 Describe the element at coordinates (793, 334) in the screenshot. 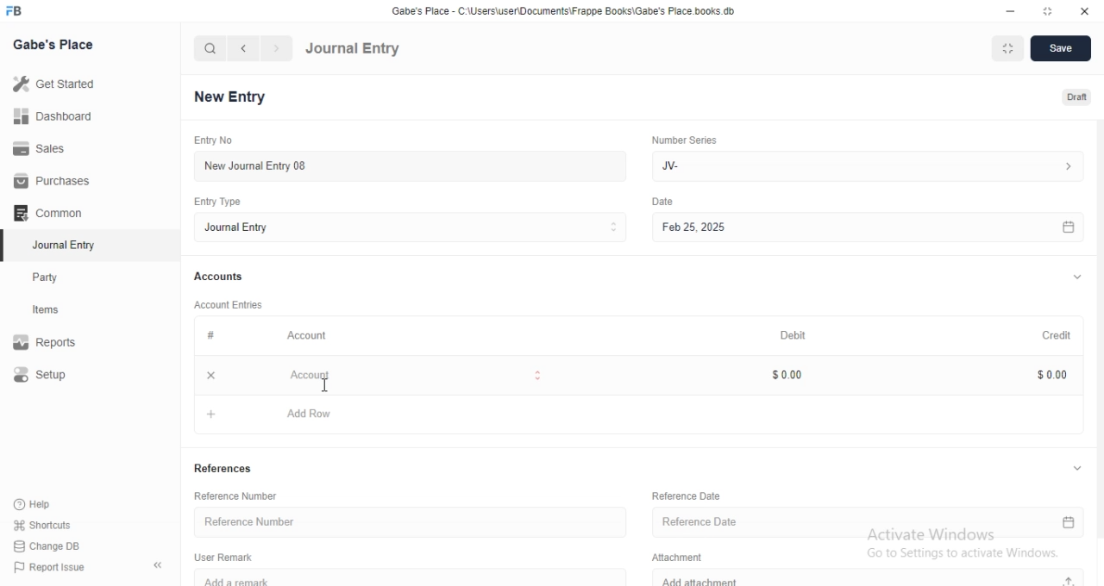

I see `Debit` at that location.